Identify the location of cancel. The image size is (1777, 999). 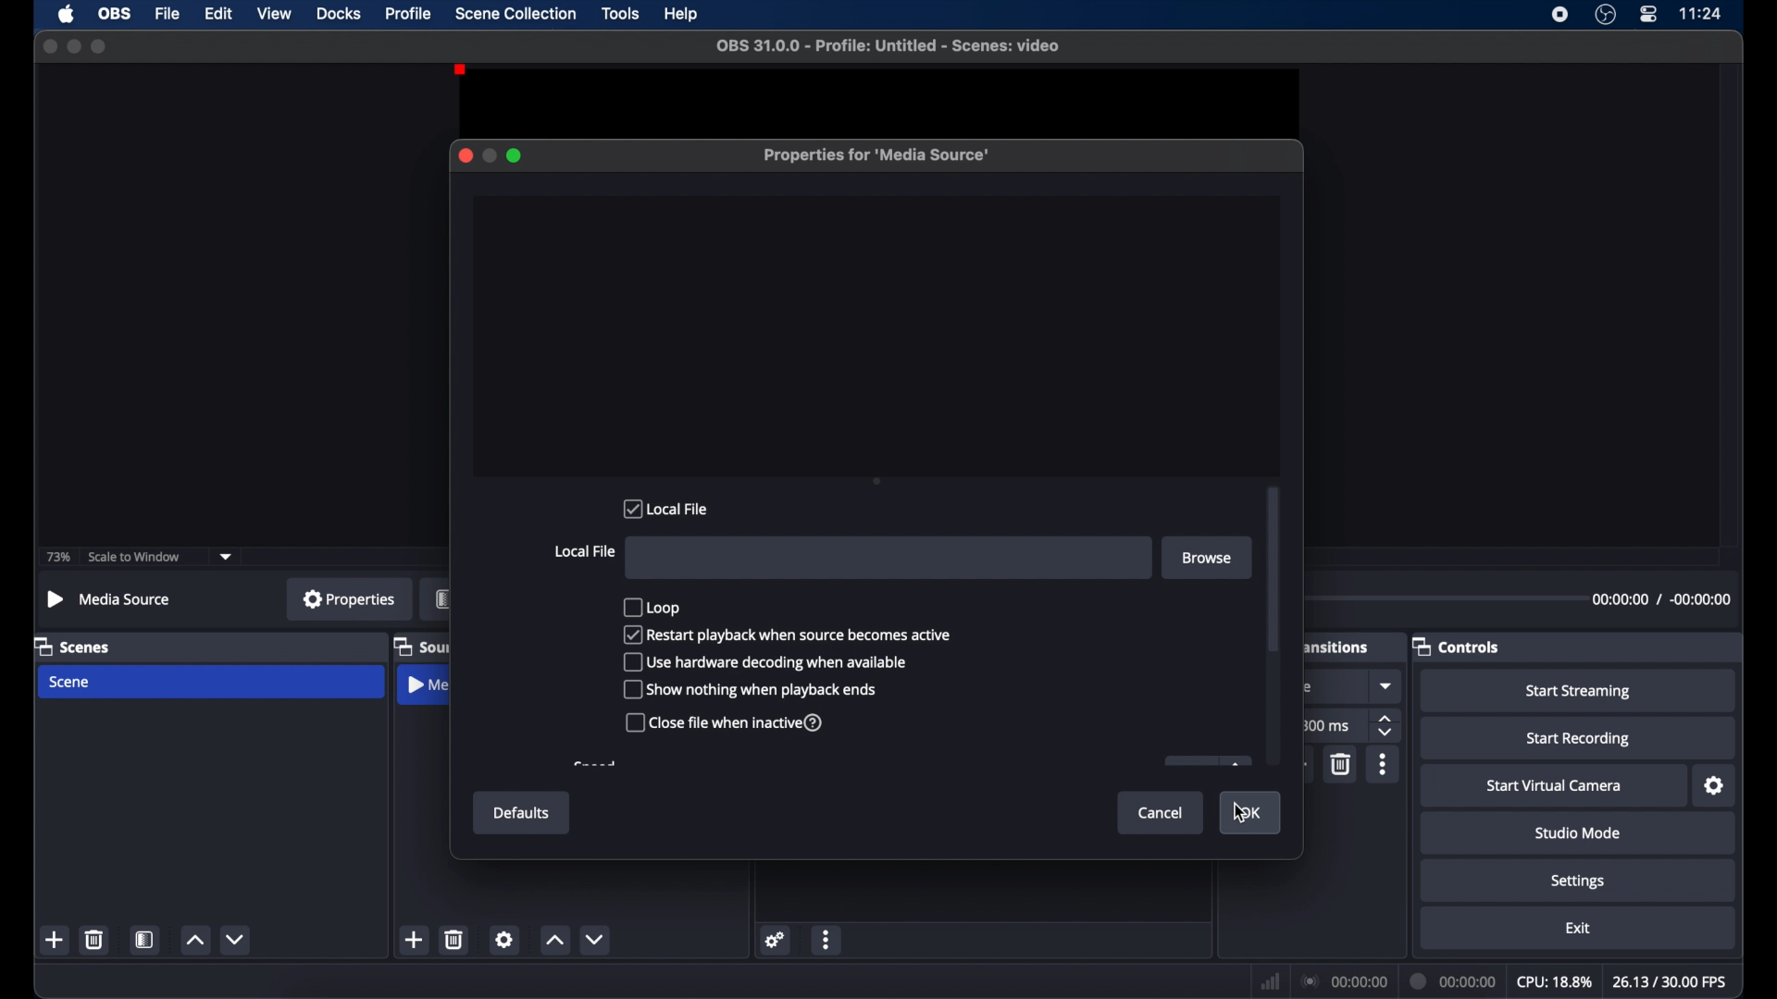
(1162, 811).